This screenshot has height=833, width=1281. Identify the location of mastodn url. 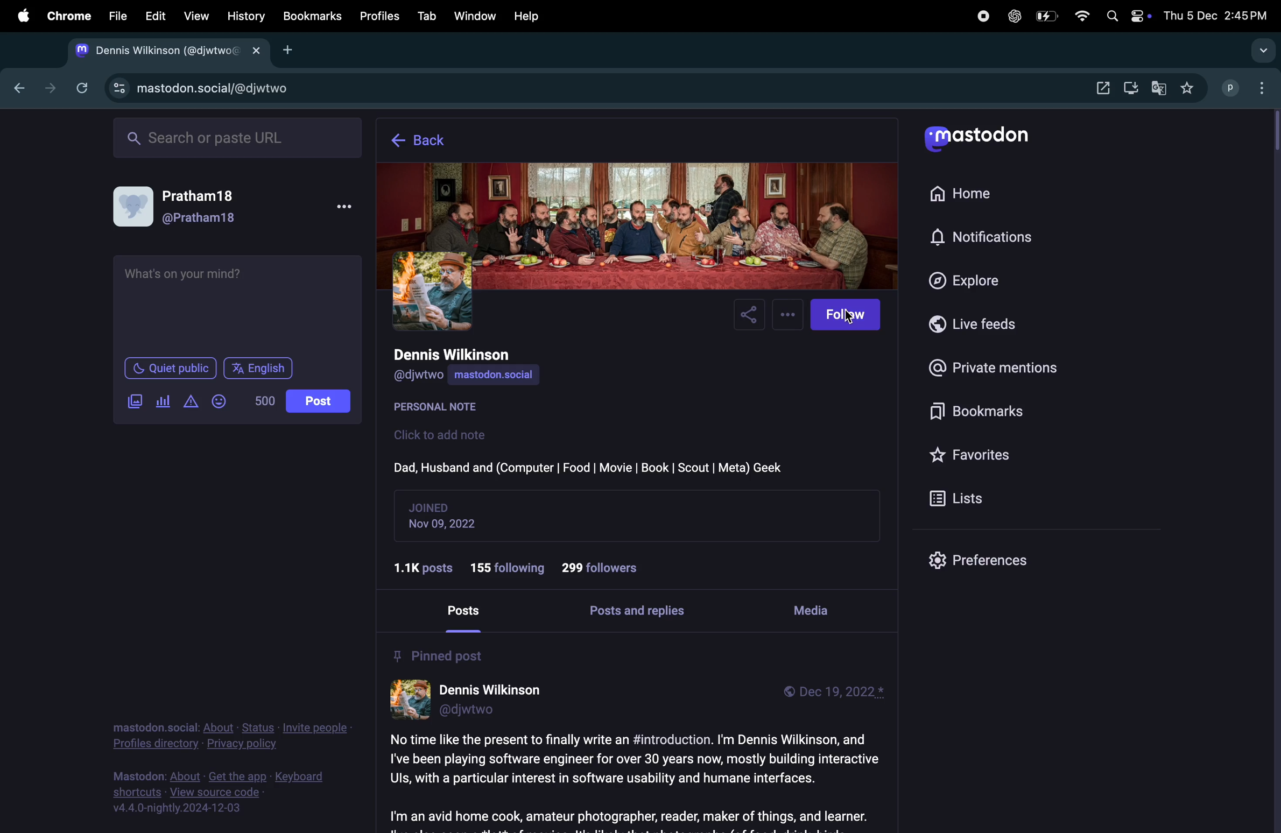
(196, 89).